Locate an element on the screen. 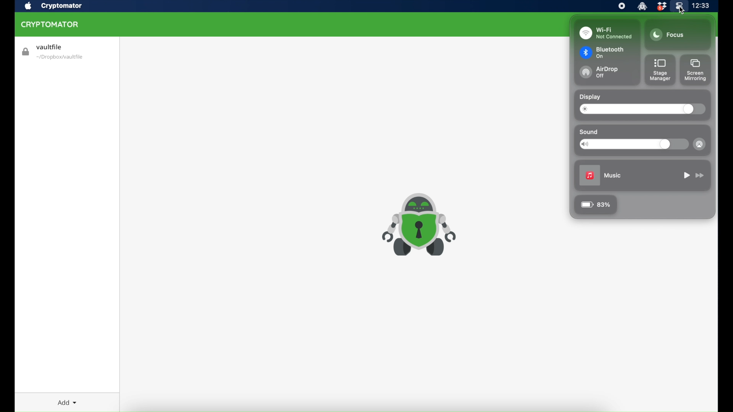  time is located at coordinates (701, 6).